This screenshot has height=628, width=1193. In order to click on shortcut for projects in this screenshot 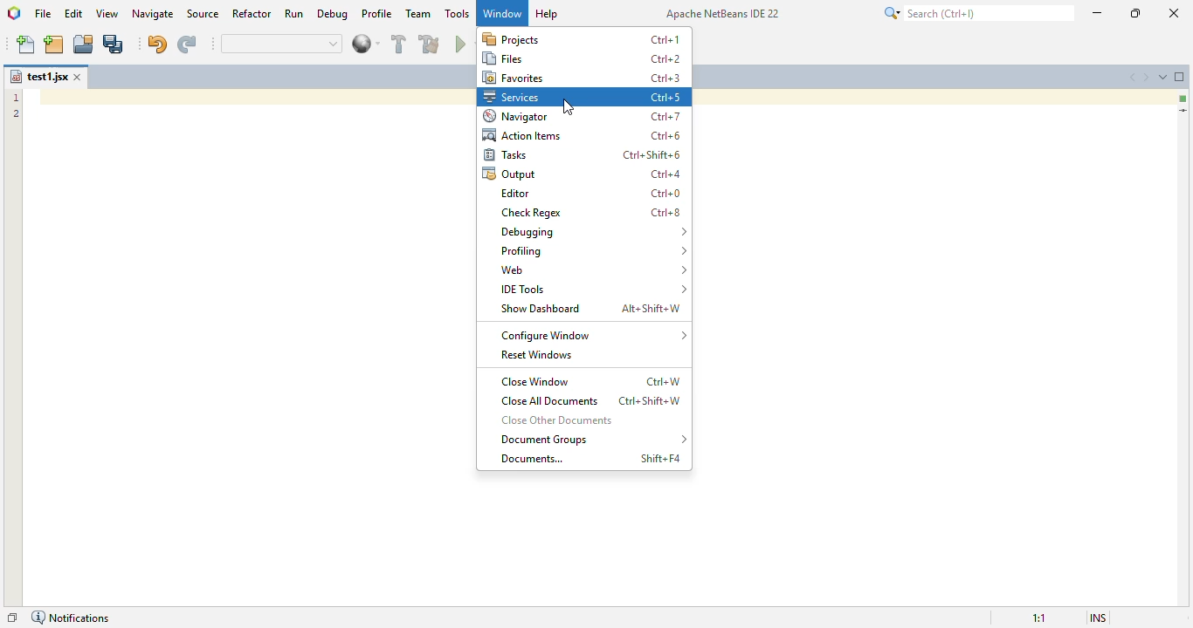, I will do `click(665, 40)`.